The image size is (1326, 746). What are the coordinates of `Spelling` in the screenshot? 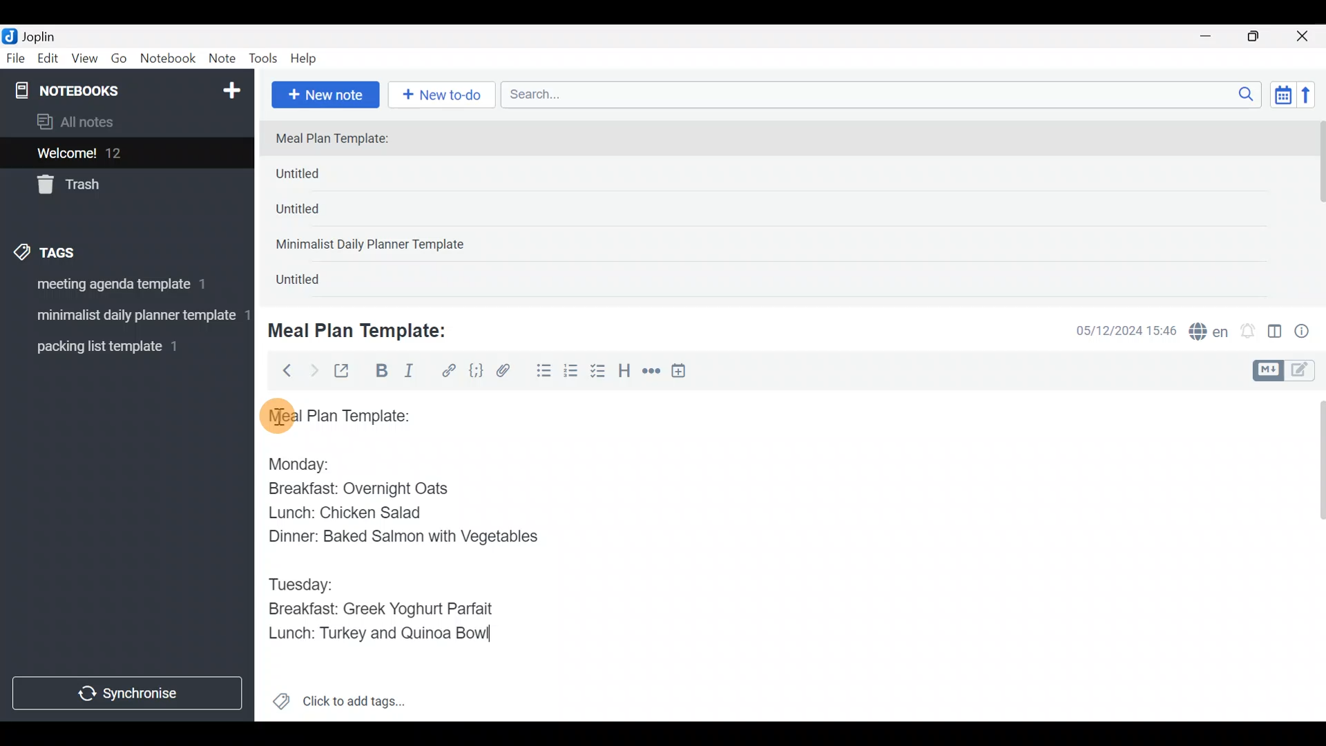 It's located at (1209, 333).